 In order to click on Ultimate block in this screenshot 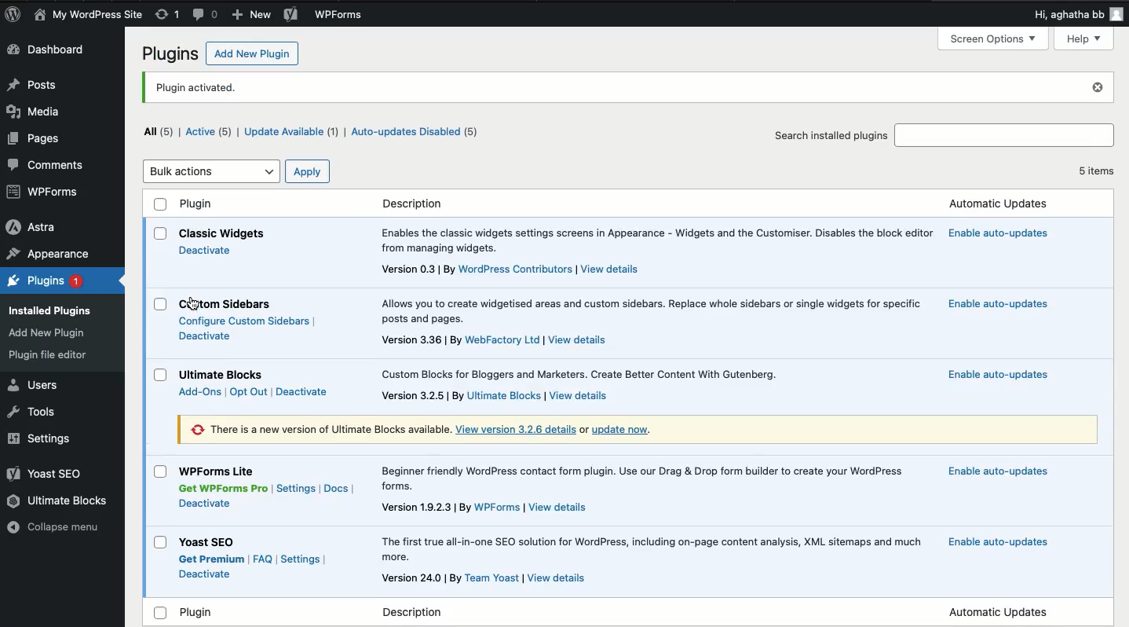, I will do `click(221, 374)`.